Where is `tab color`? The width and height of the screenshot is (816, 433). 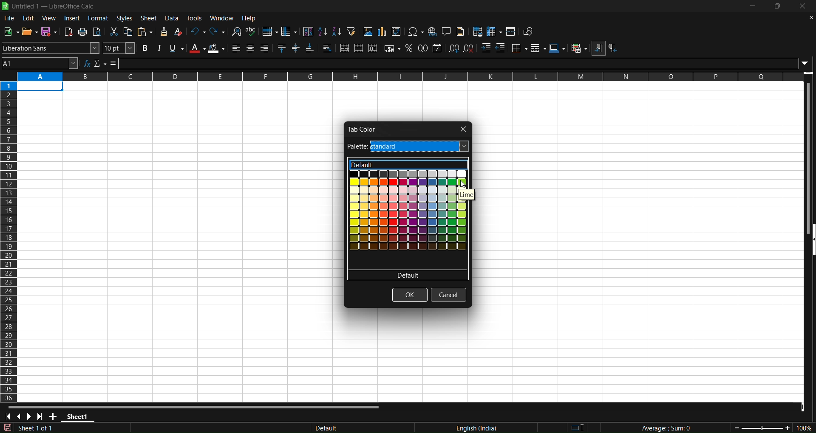
tab color is located at coordinates (363, 129).